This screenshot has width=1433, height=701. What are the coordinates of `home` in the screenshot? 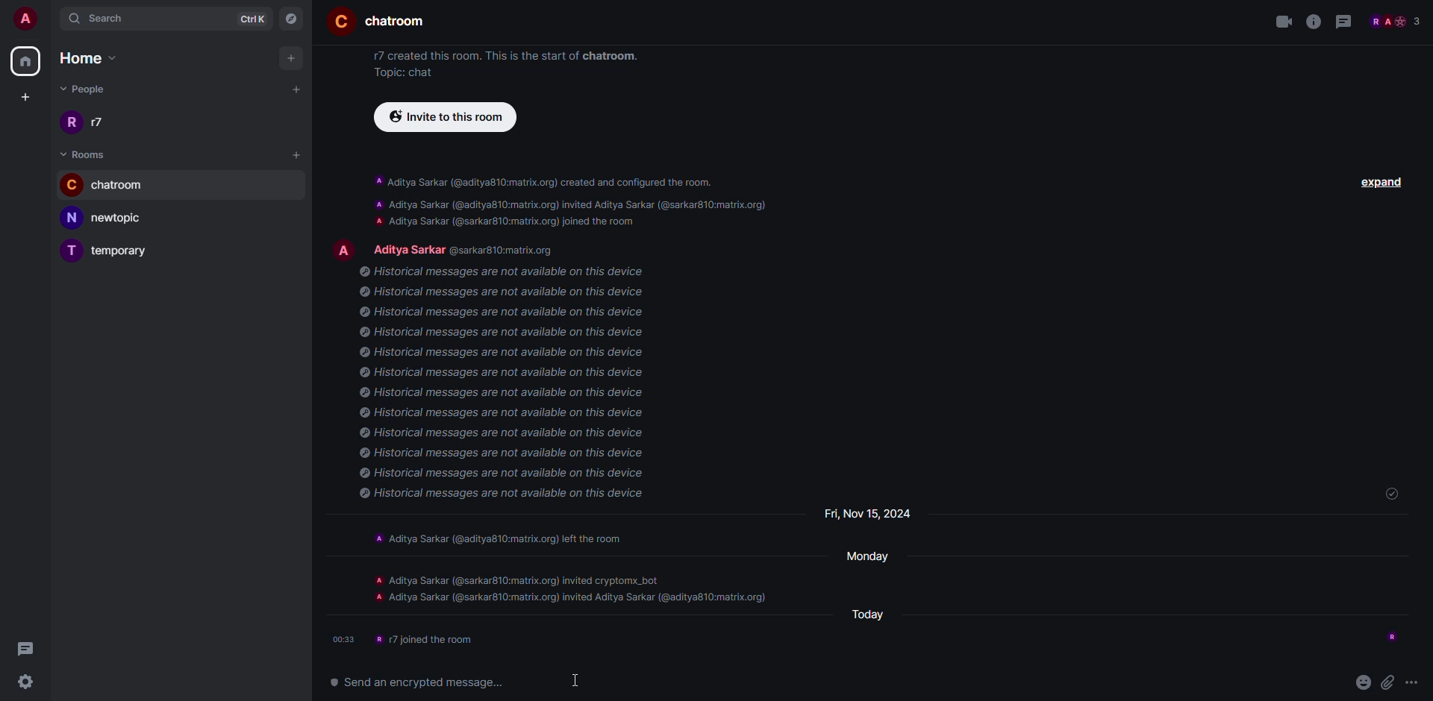 It's located at (27, 60).